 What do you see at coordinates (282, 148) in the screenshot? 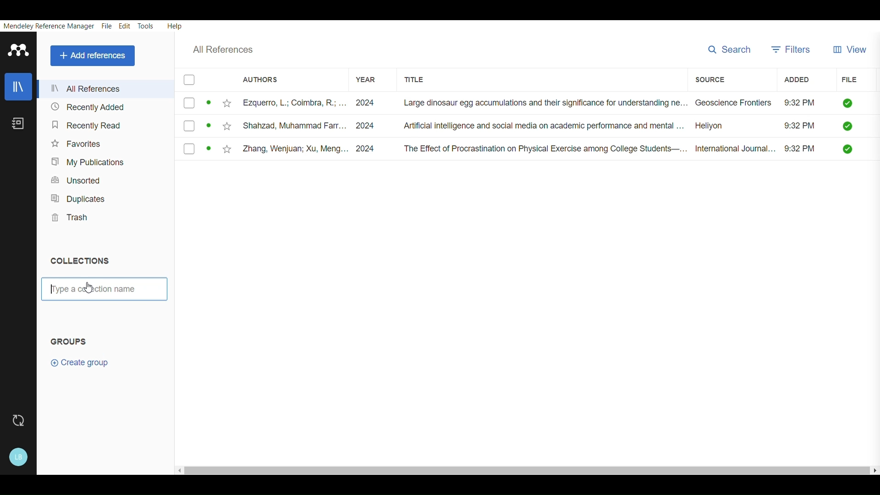
I see `Zhang, Wenjuan; Xu, Meng...` at bounding box center [282, 148].